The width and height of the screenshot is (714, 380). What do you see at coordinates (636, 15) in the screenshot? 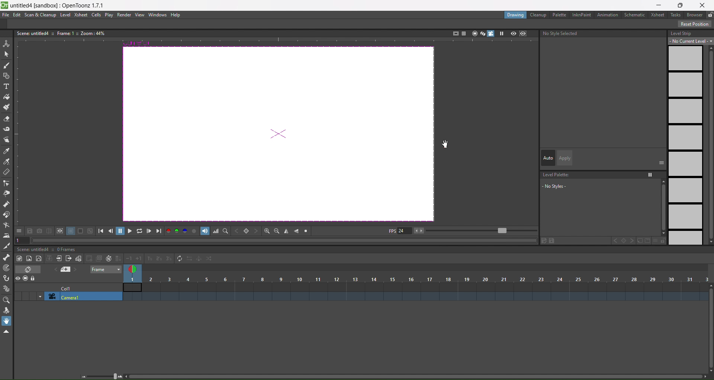
I see `schematic` at bounding box center [636, 15].